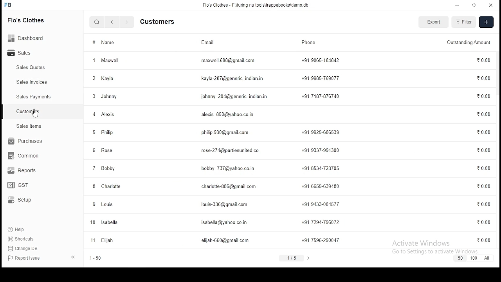  What do you see at coordinates (24, 155) in the screenshot?
I see `common` at bounding box center [24, 155].